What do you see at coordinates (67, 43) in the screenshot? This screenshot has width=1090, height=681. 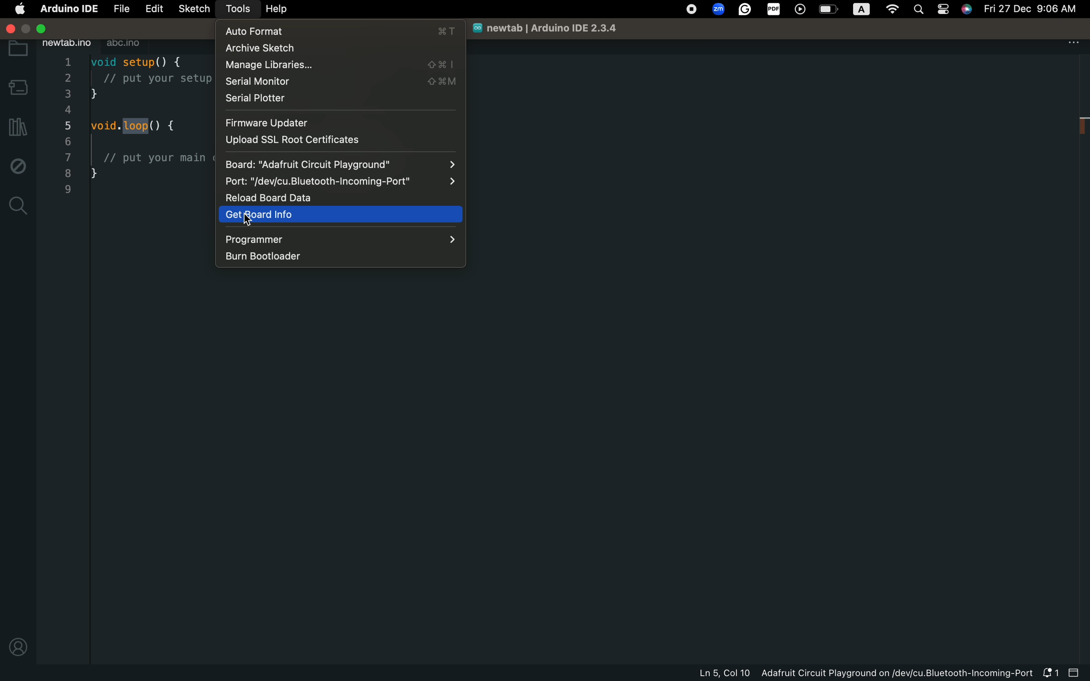 I see `newtab.ino` at bounding box center [67, 43].